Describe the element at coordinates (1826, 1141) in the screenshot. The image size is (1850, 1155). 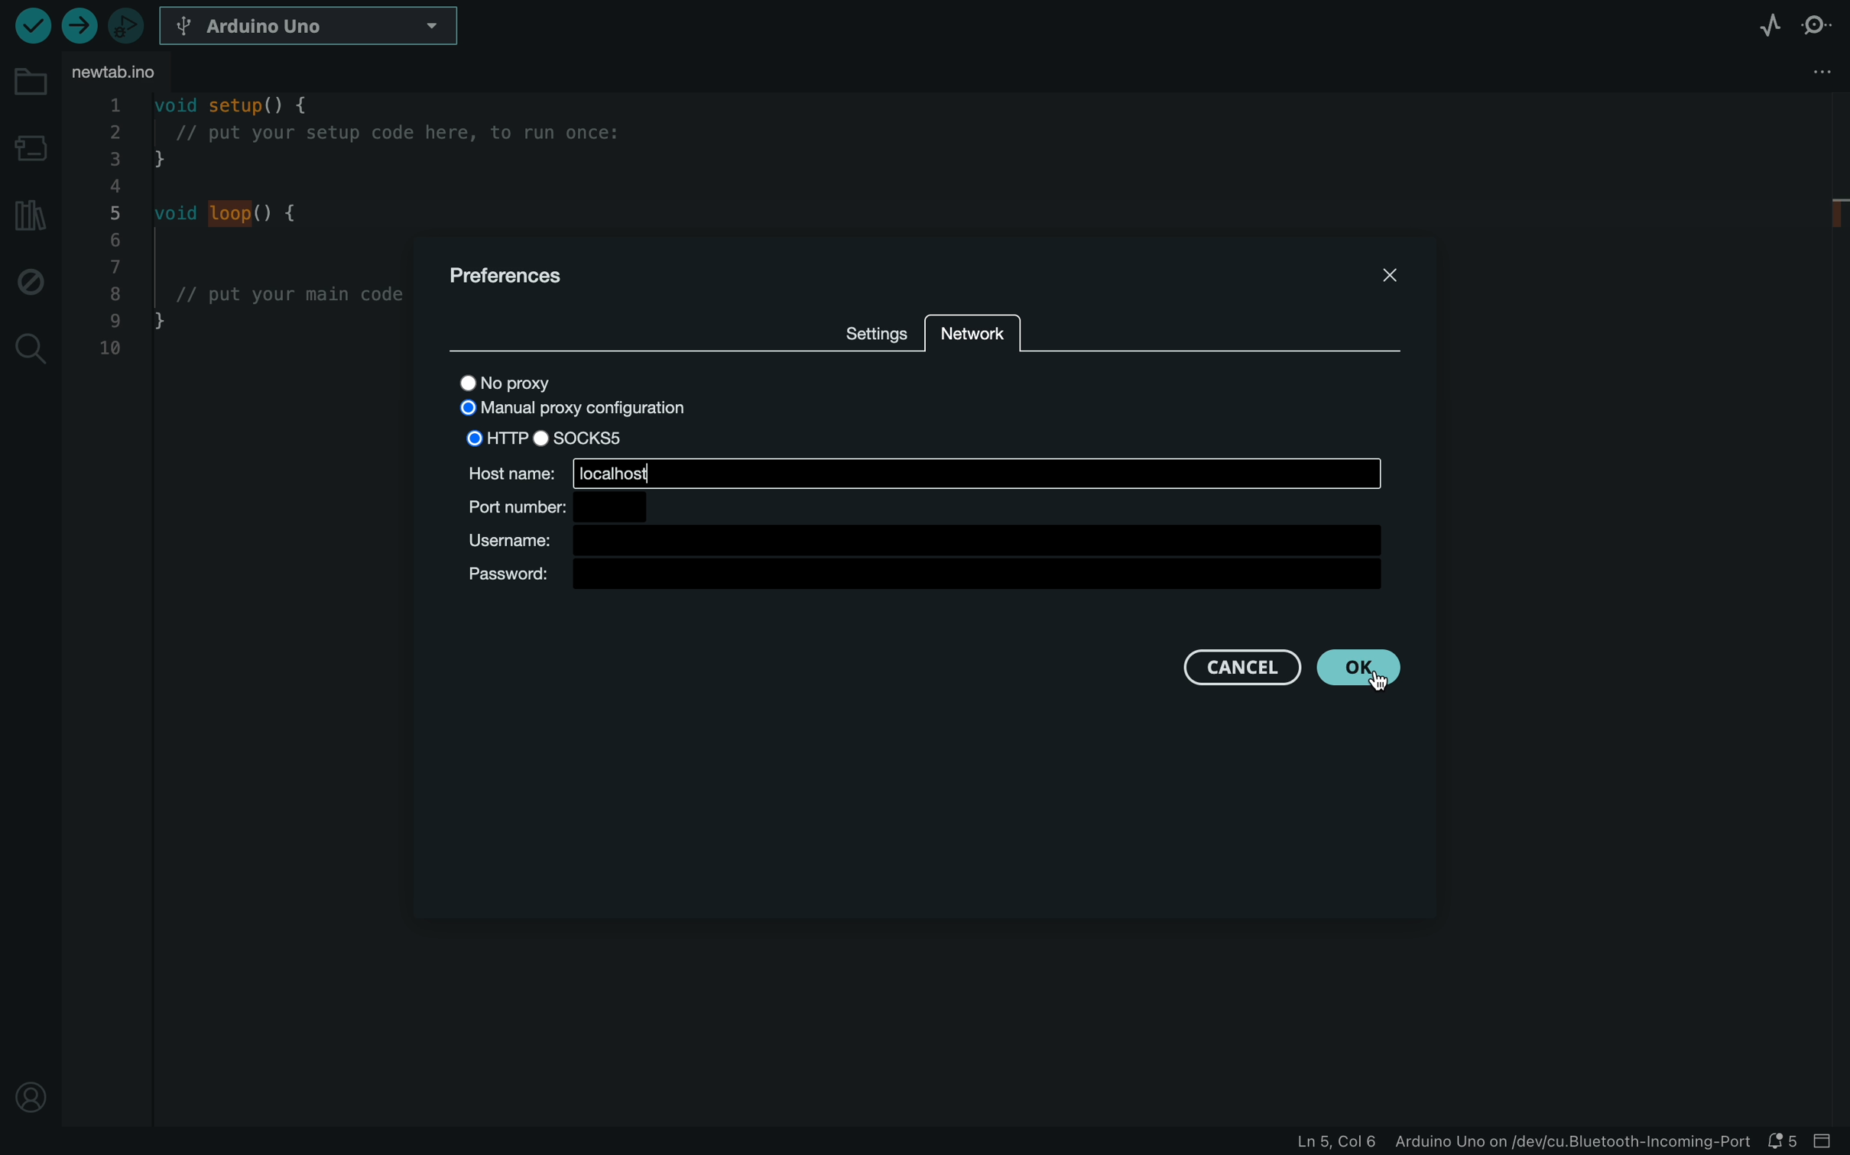
I see `close slide bar` at that location.